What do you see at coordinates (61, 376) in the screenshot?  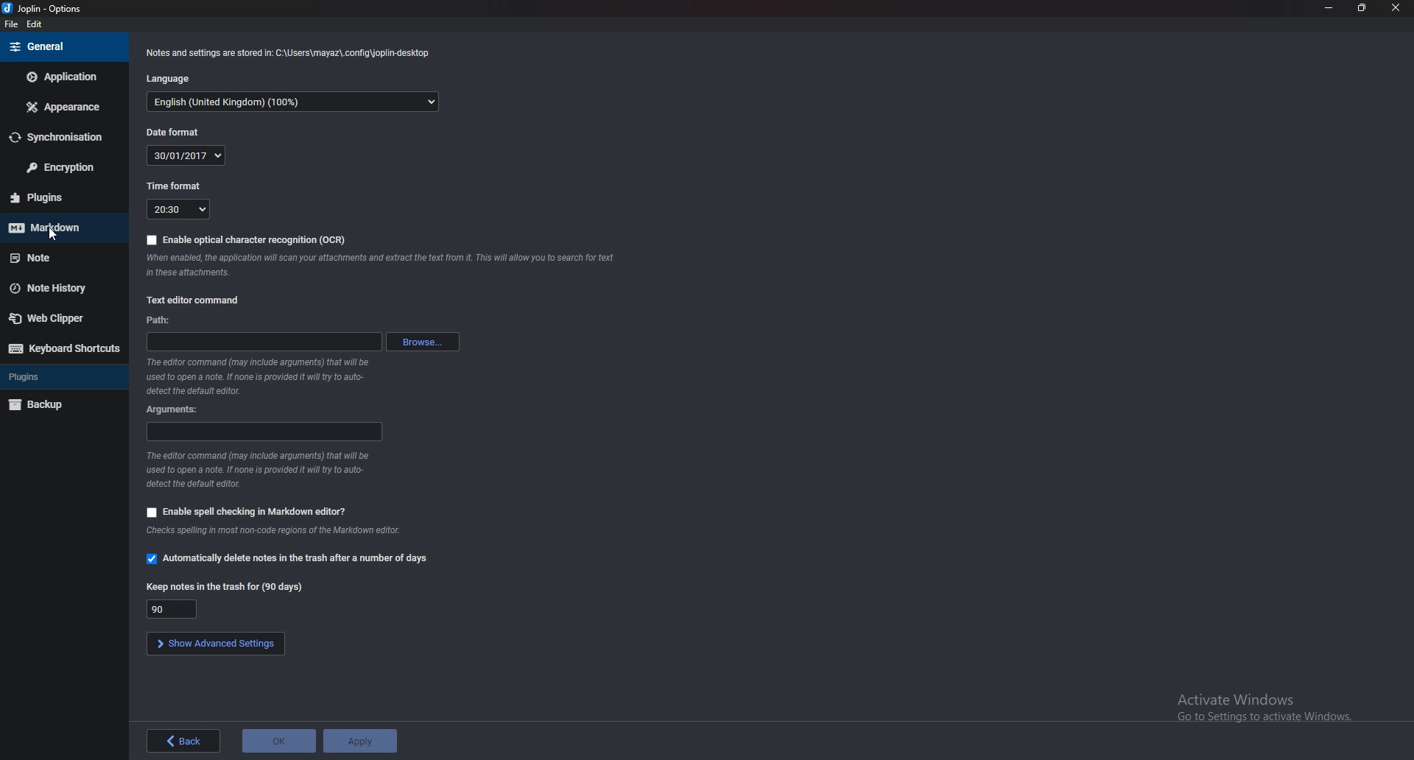 I see `Plugins` at bounding box center [61, 376].